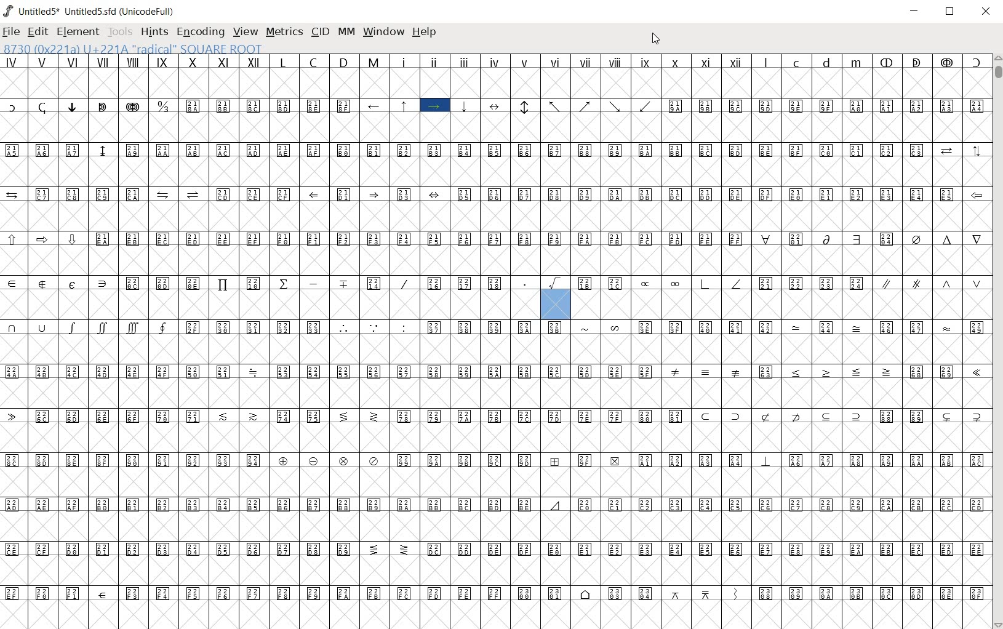  What do you see at coordinates (794, 335) in the screenshot?
I see `Glyph characters` at bounding box center [794, 335].